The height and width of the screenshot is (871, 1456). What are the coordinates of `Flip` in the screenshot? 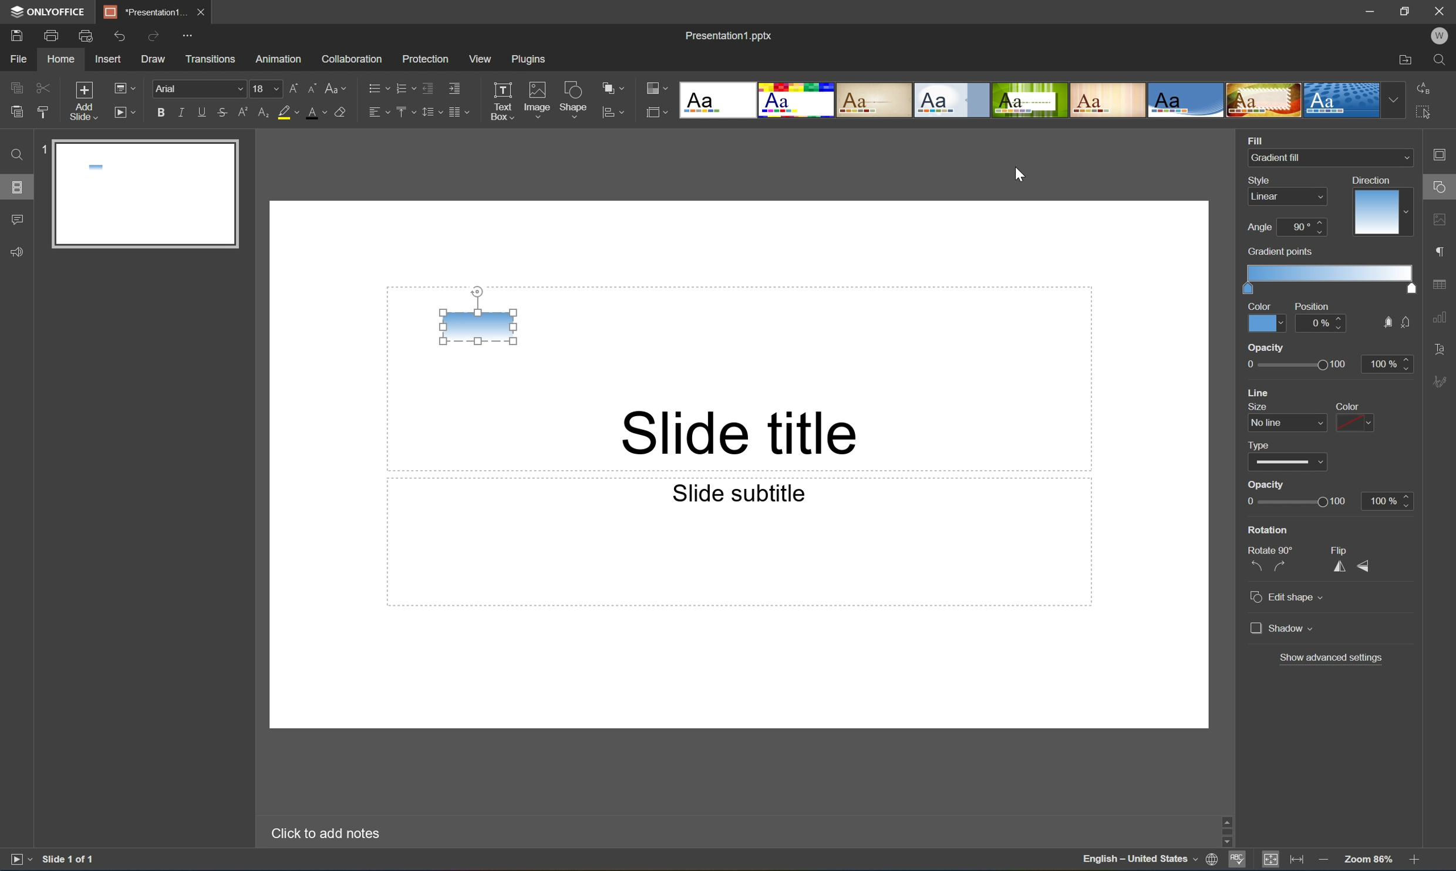 It's located at (1342, 549).